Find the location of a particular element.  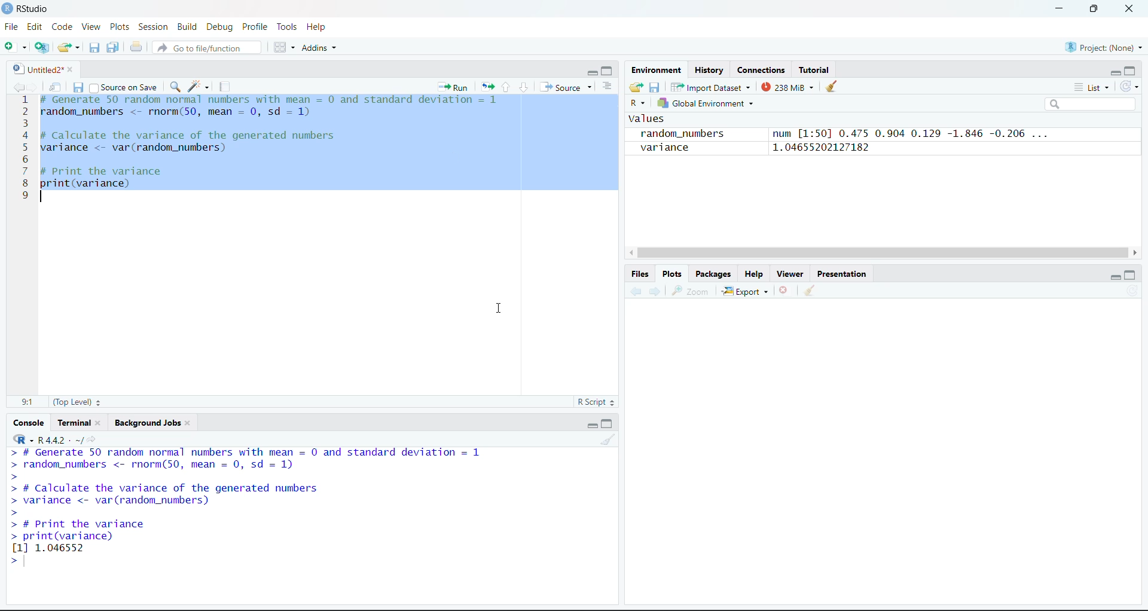

maximize is located at coordinates (608, 72).